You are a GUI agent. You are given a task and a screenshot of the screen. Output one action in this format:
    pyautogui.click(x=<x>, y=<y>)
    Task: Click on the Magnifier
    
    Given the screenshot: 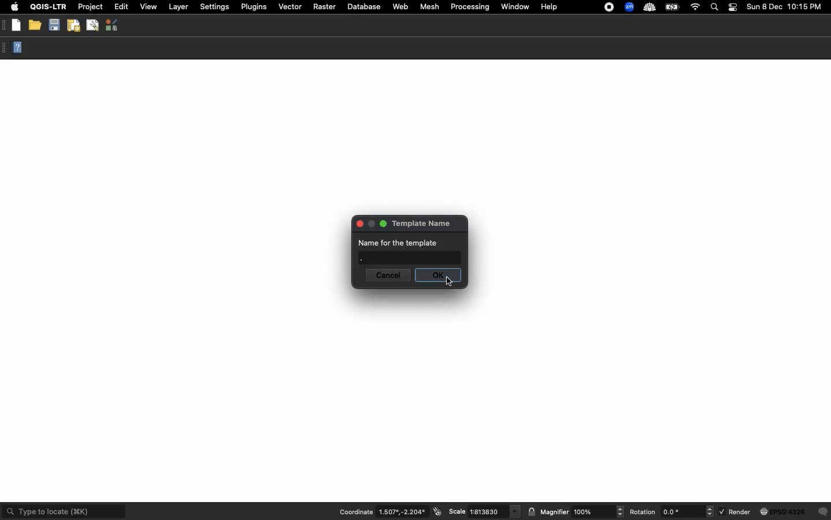 What is the action you would take?
    pyautogui.click(x=554, y=512)
    